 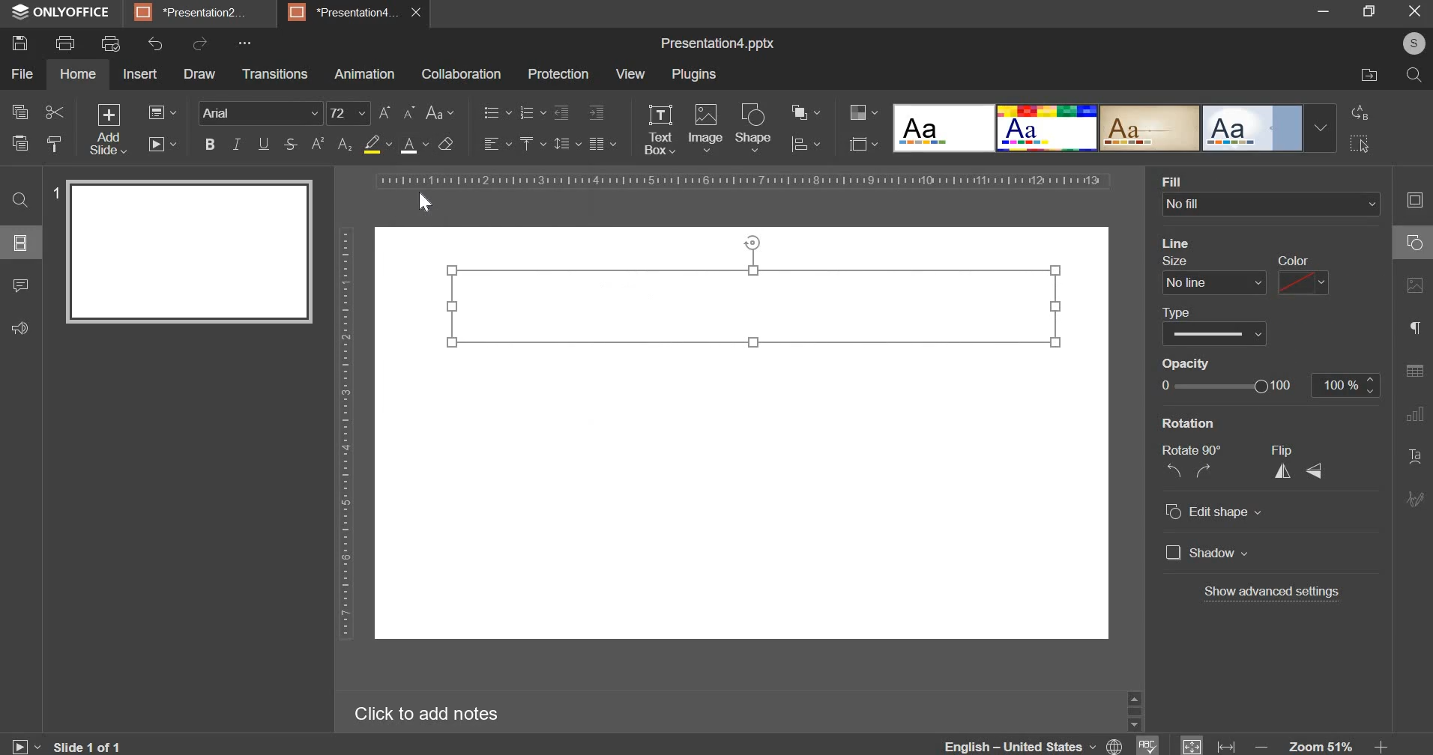 I want to click on copy styles, so click(x=55, y=144).